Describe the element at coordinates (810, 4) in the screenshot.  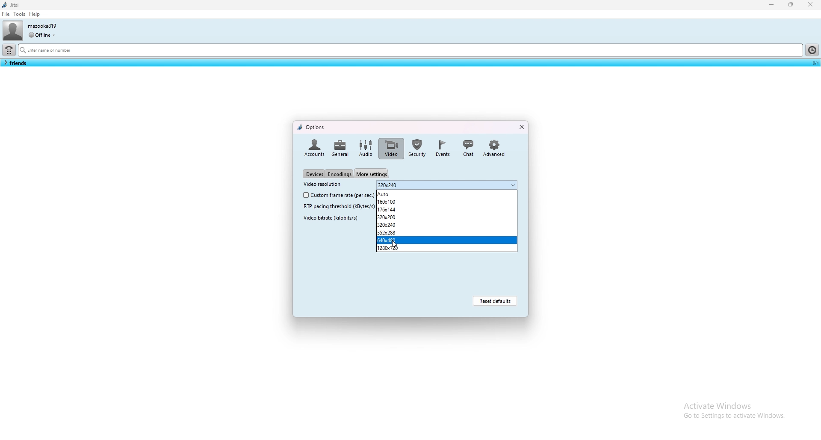
I see `close` at that location.